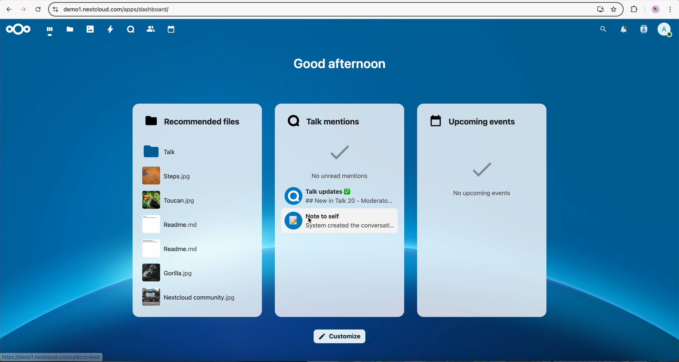 The height and width of the screenshot is (362, 679). What do you see at coordinates (23, 10) in the screenshot?
I see `navigate foward` at bounding box center [23, 10].